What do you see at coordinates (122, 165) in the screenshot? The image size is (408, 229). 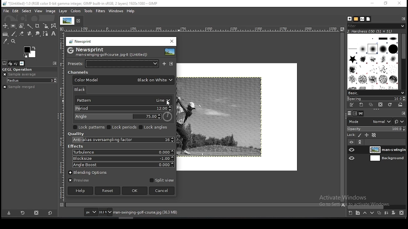 I see `angle boost` at bounding box center [122, 165].